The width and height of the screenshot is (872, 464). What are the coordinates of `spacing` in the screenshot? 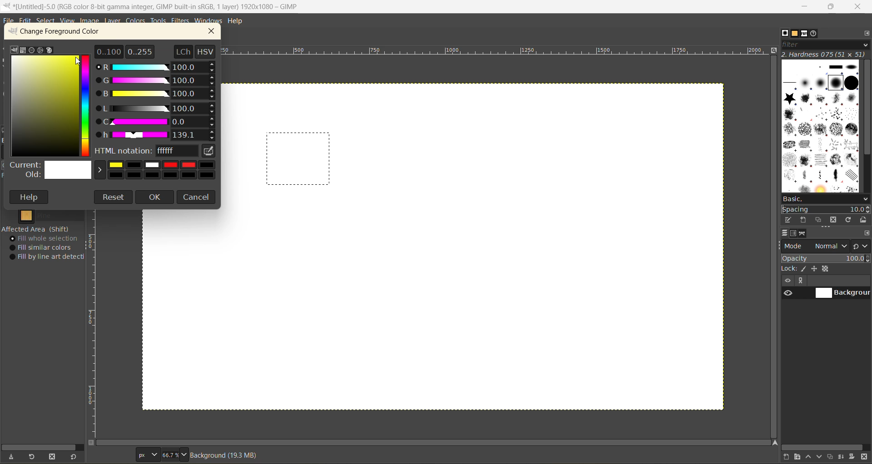 It's located at (826, 208).